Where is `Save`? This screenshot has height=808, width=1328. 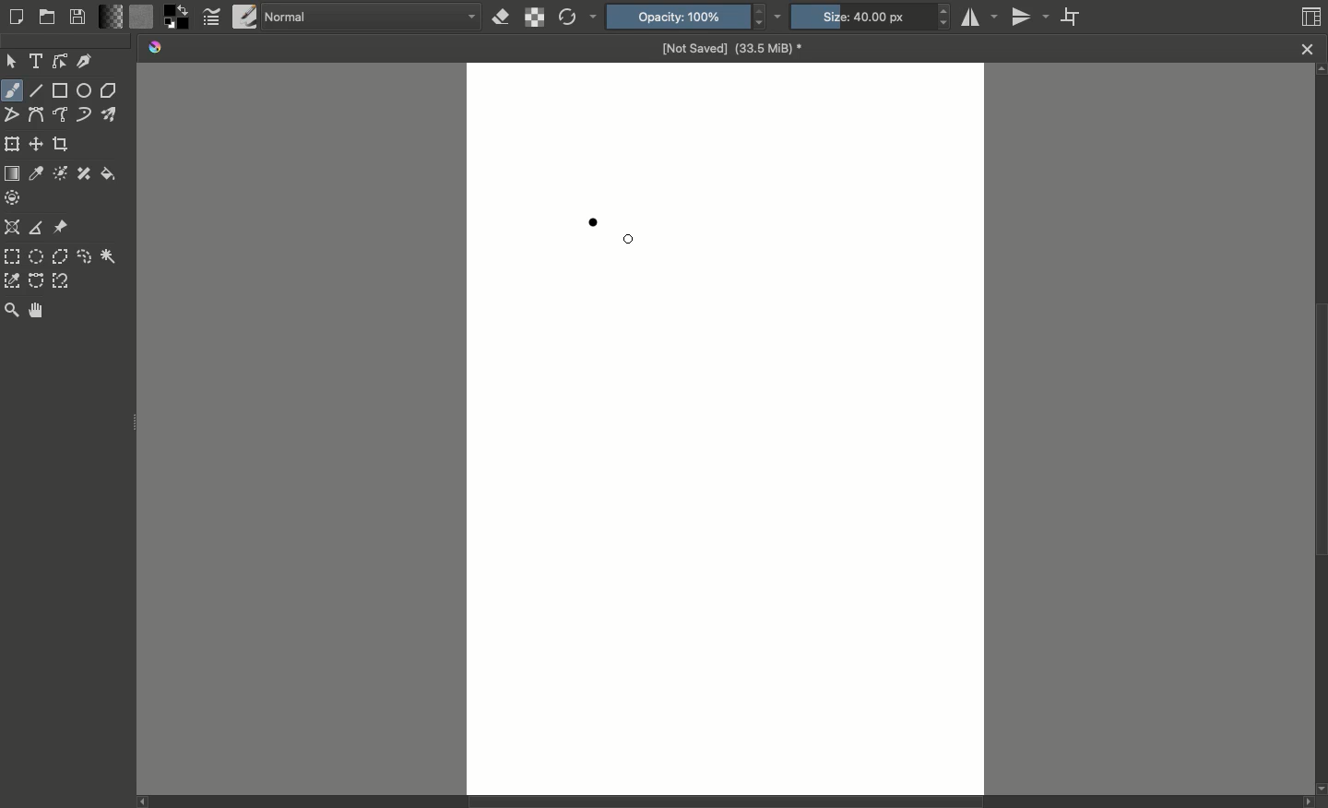 Save is located at coordinates (81, 17).